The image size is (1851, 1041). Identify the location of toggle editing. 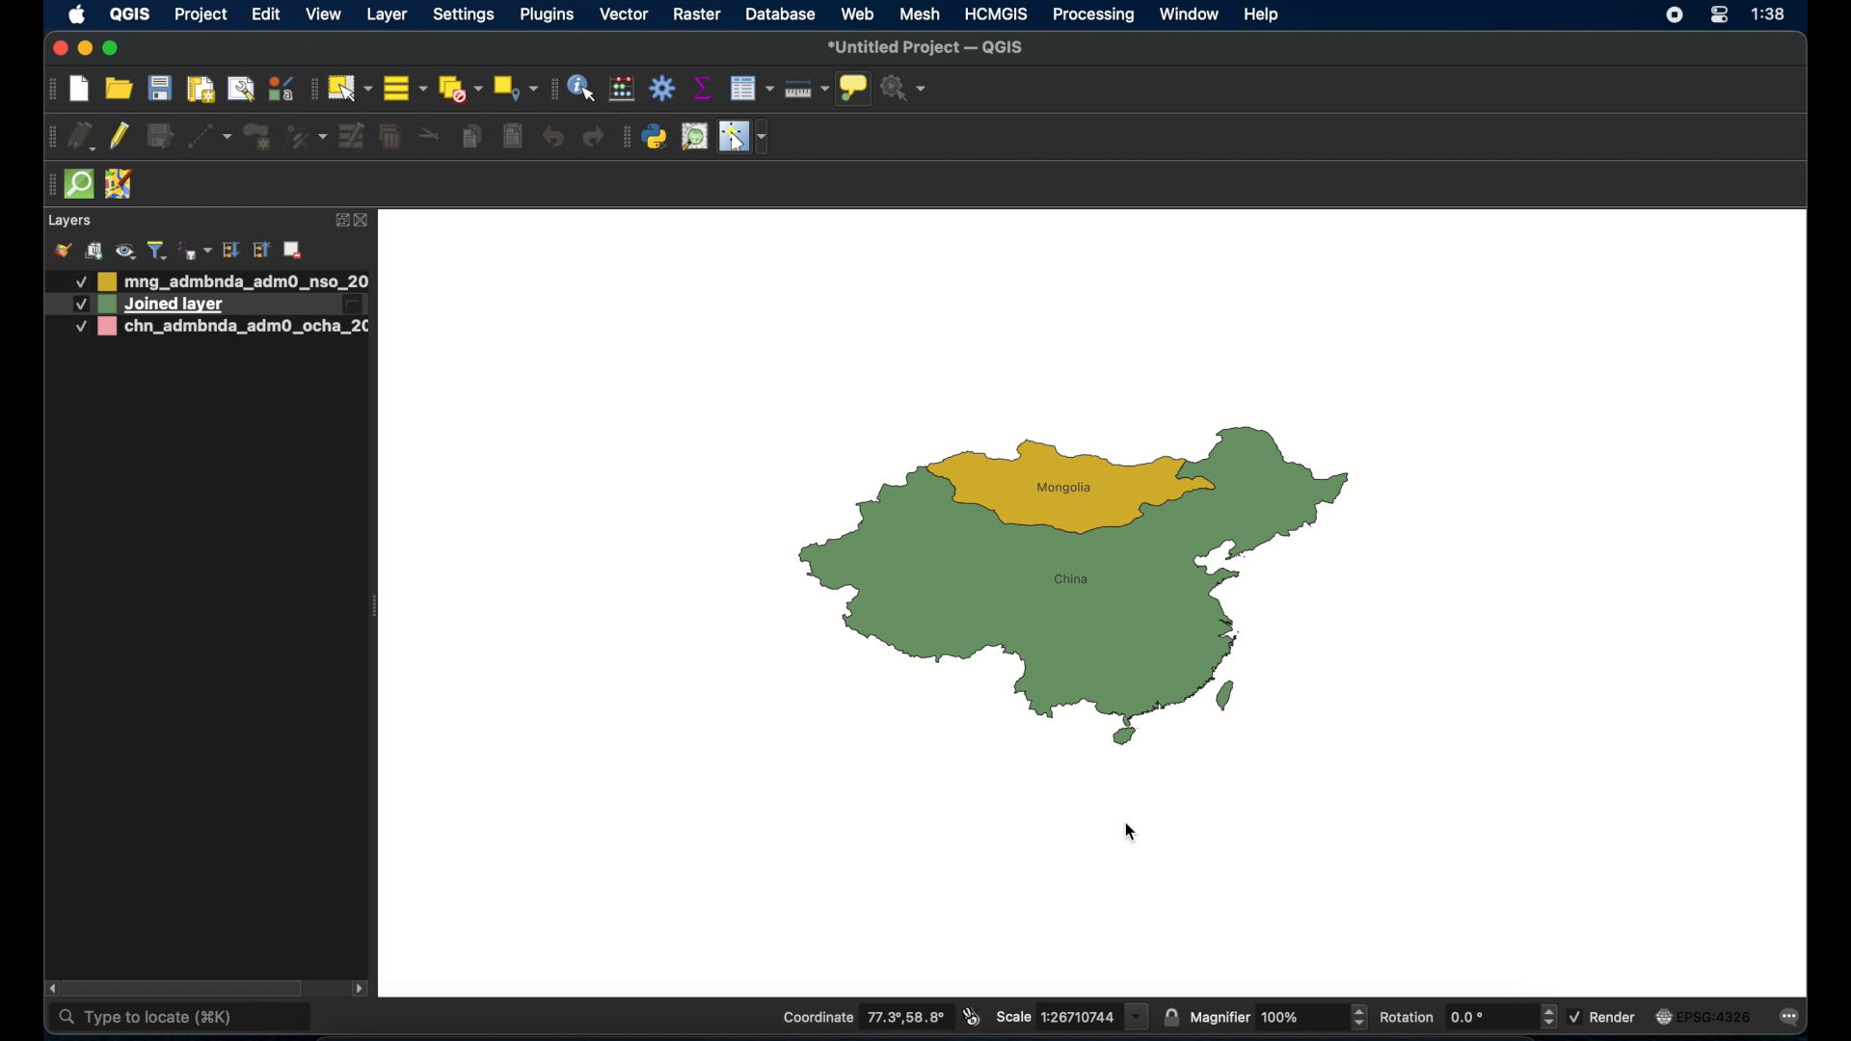
(121, 139).